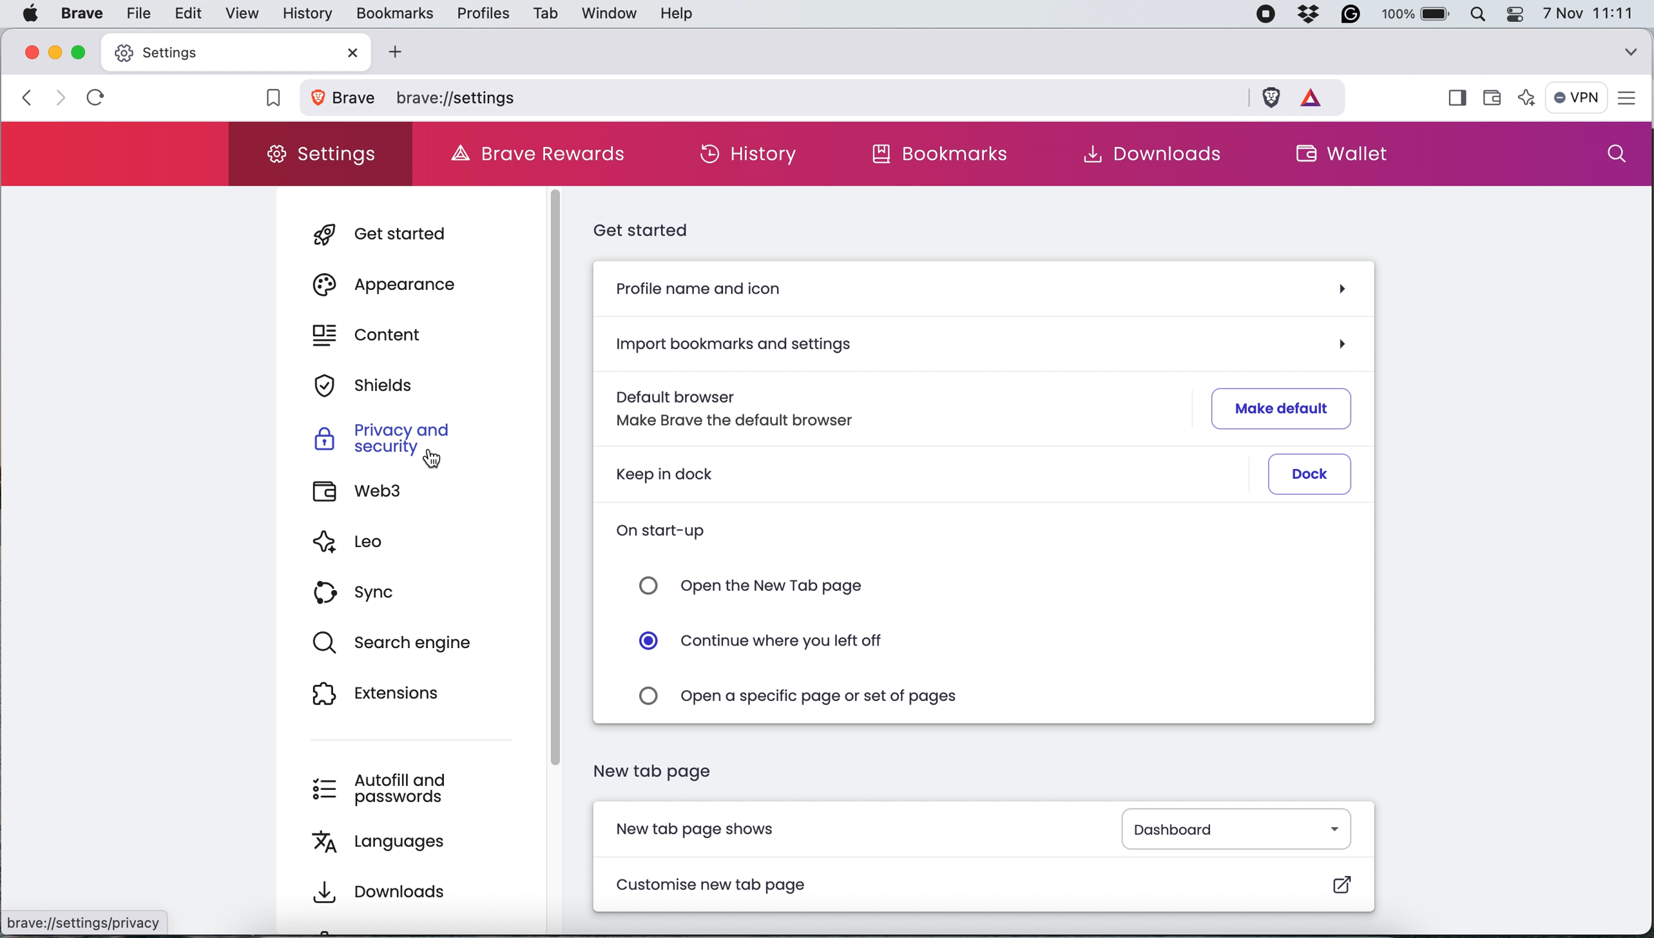  I want to click on new tab page, so click(666, 772).